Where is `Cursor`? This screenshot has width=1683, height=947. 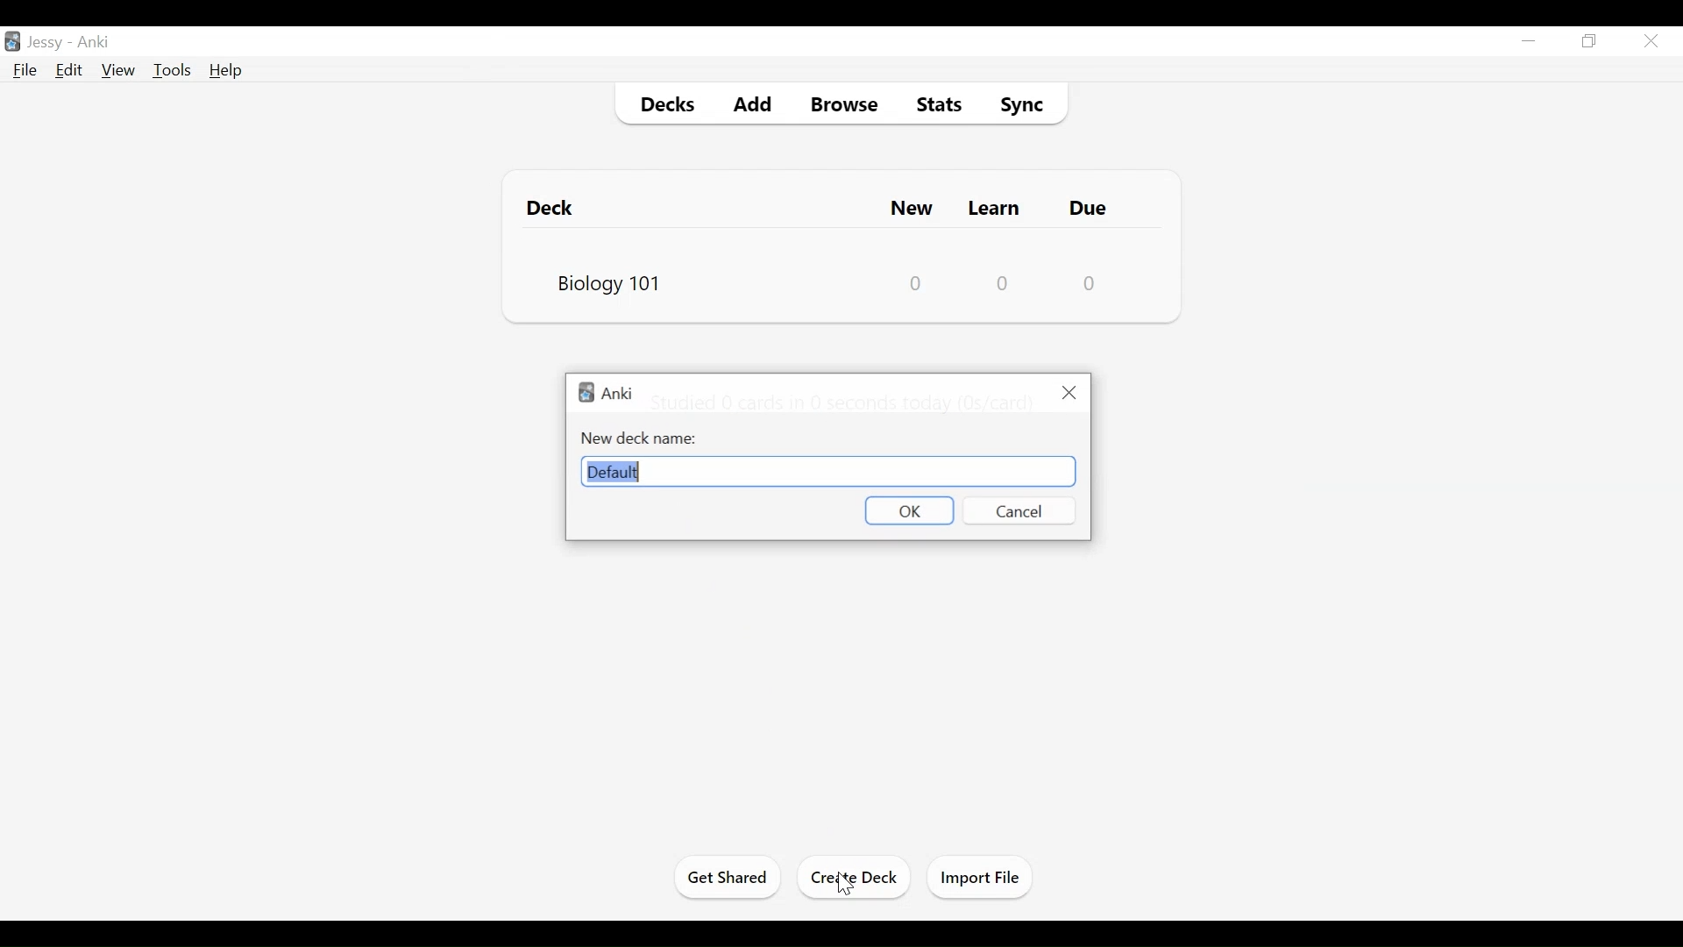
Cursor is located at coordinates (846, 886).